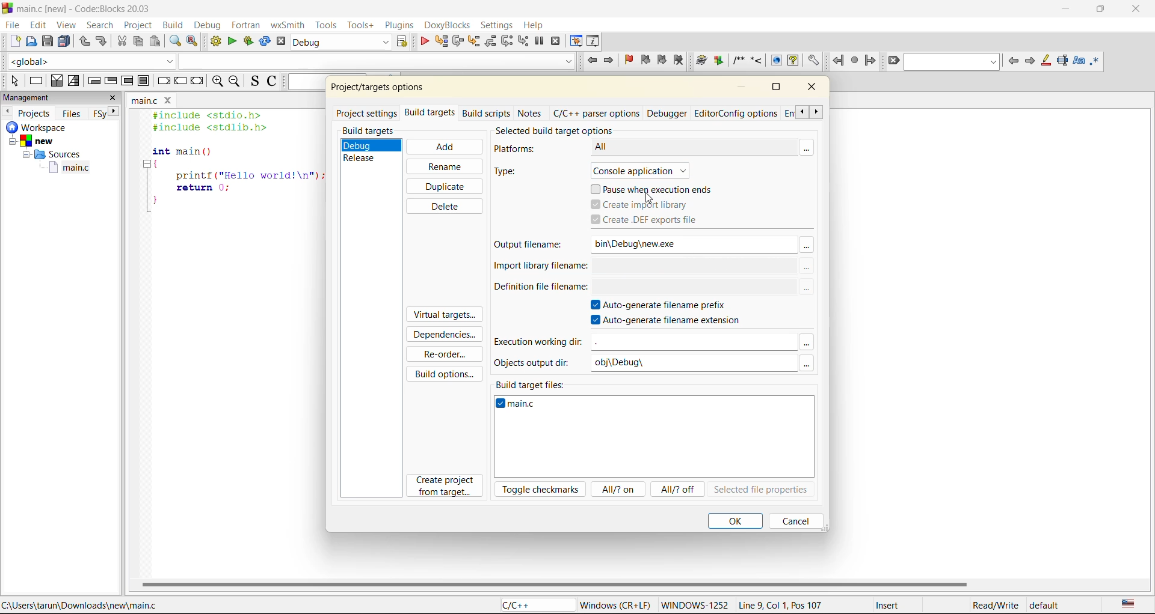 The image size is (1155, 614). Describe the element at coordinates (793, 520) in the screenshot. I see `cancel` at that location.